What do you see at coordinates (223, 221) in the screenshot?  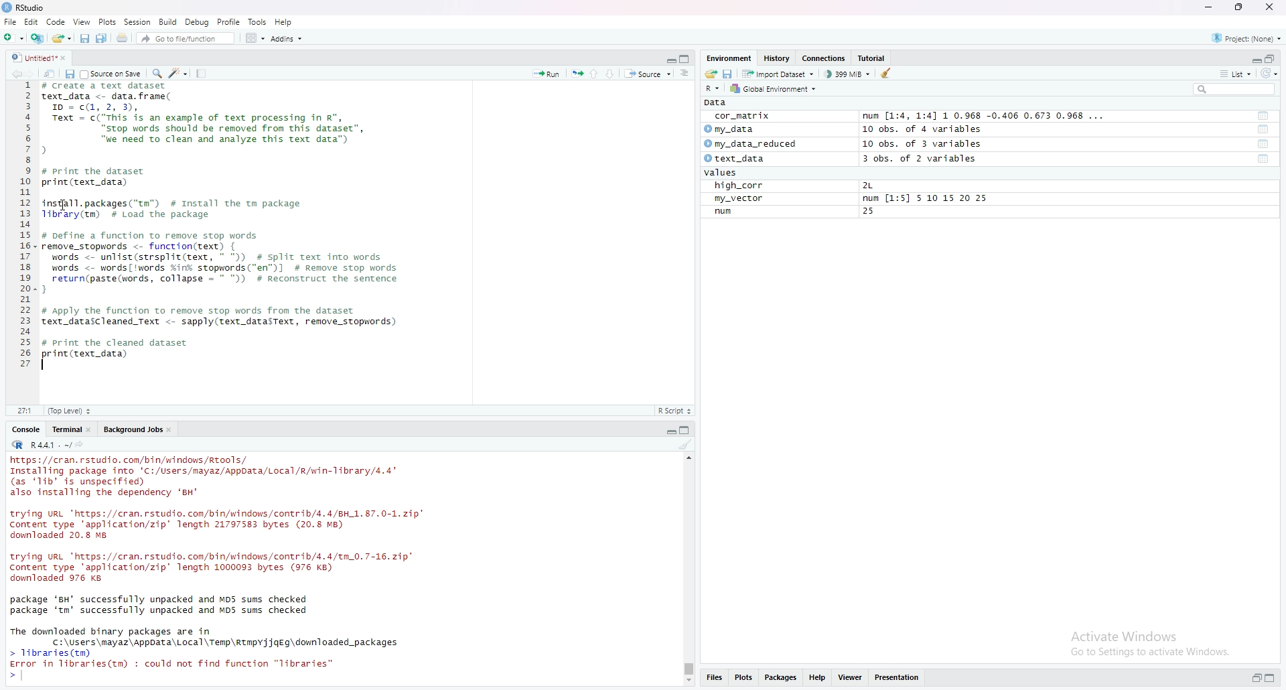 I see `data frame code` at bounding box center [223, 221].